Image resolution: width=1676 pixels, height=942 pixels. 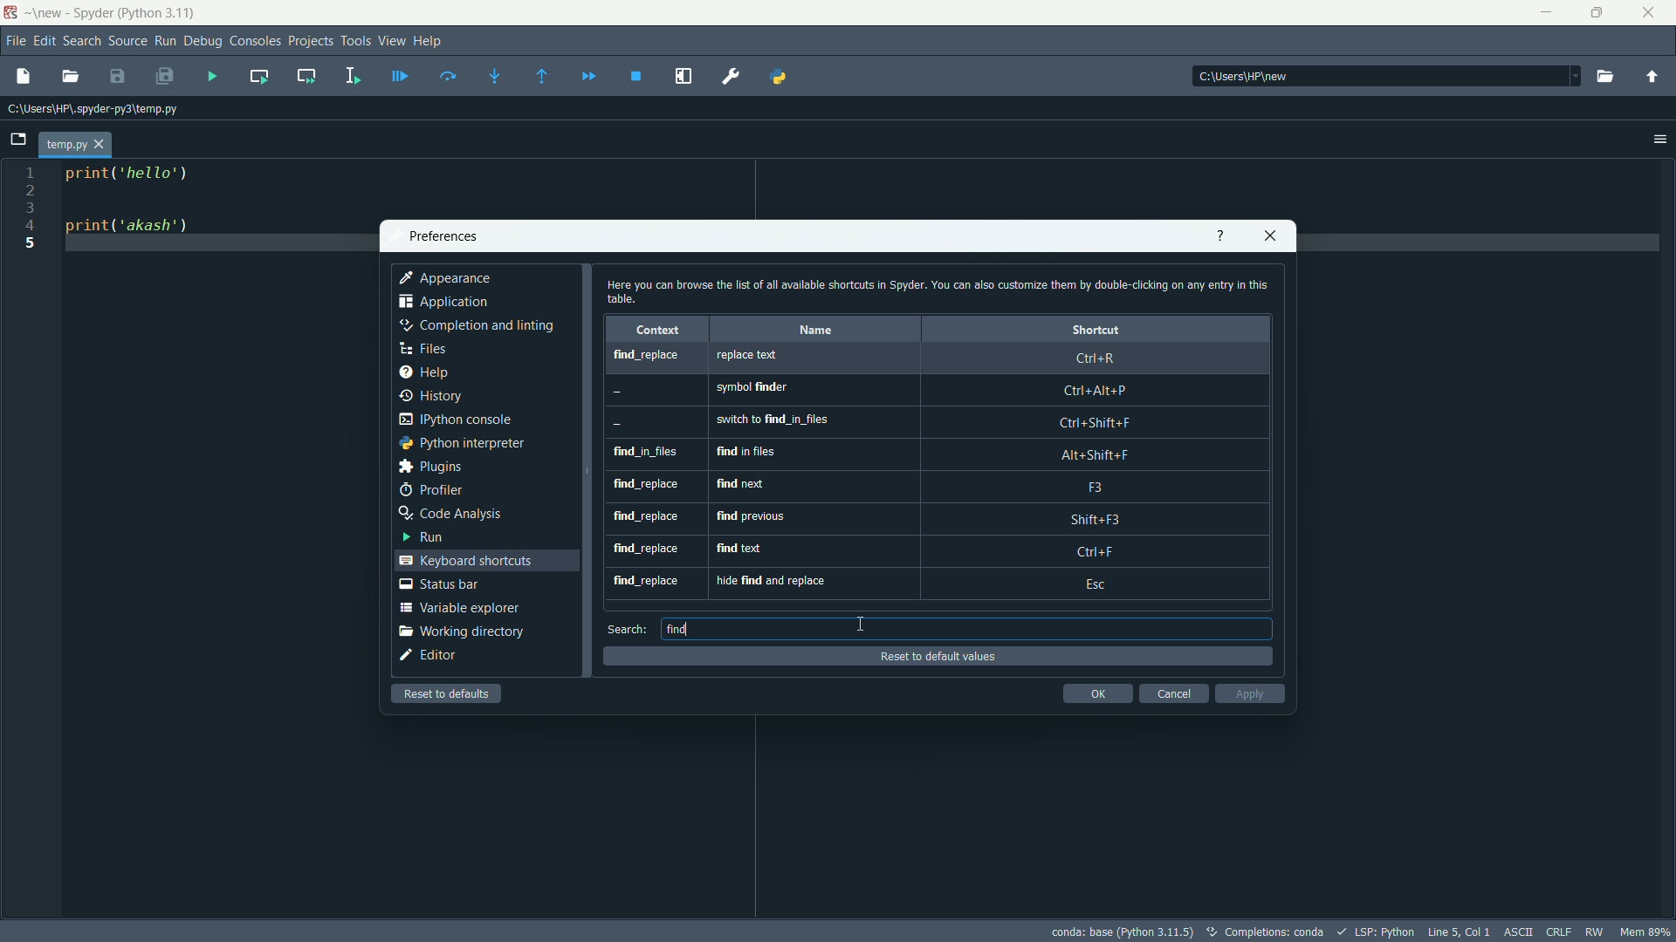 What do you see at coordinates (1458, 929) in the screenshot?
I see `Line 5, Col 1` at bounding box center [1458, 929].